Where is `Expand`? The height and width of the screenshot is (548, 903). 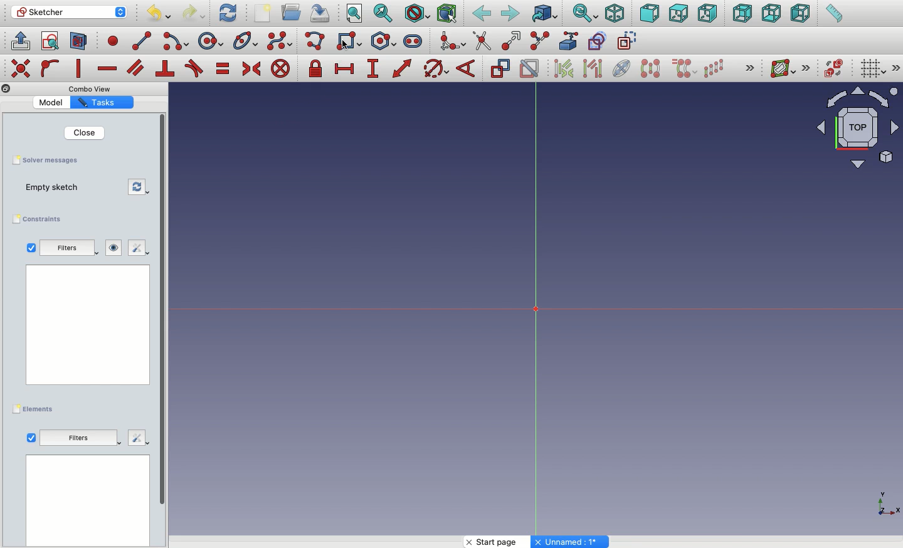
Expand is located at coordinates (750, 69).